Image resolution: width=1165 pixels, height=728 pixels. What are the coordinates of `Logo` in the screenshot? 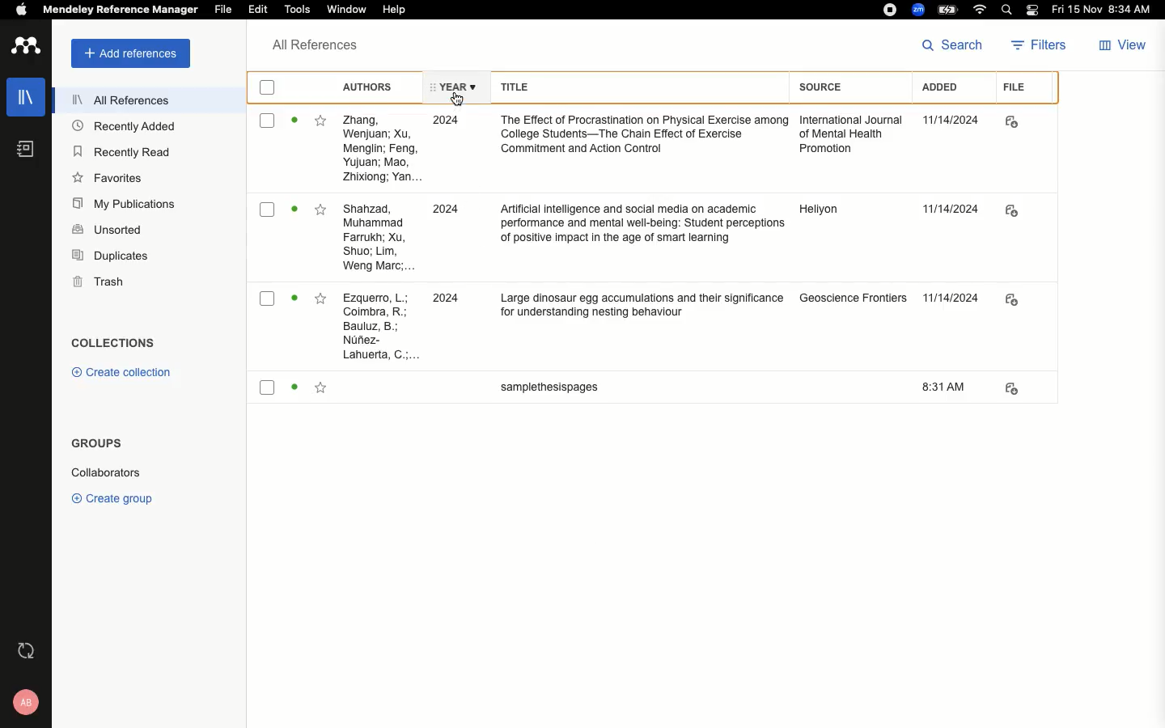 It's located at (23, 45).